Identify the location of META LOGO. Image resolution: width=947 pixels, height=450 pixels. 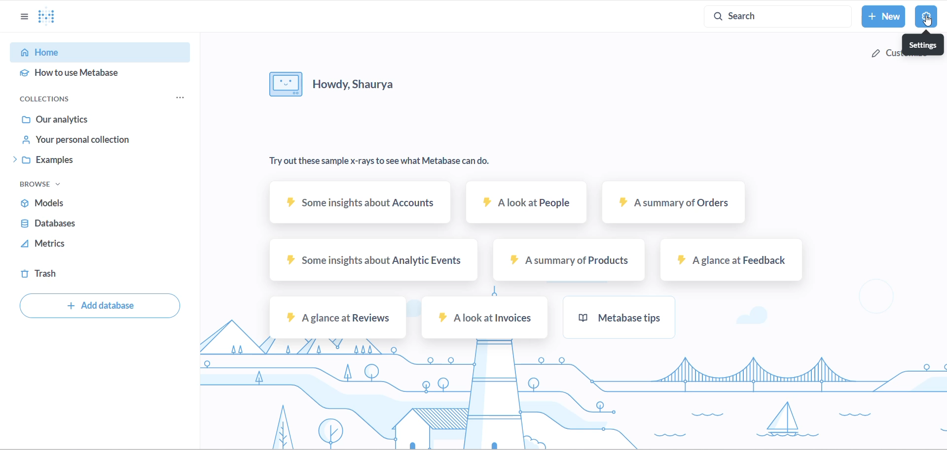
(46, 15).